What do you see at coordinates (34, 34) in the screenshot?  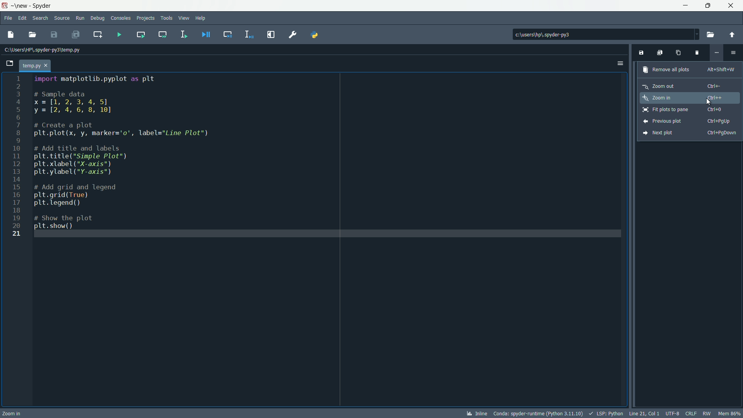 I see `open file` at bounding box center [34, 34].